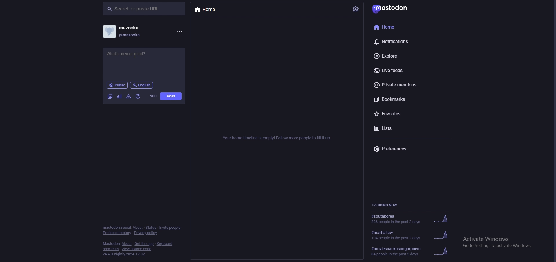  Describe the element at coordinates (142, 85) in the screenshot. I see `language` at that location.